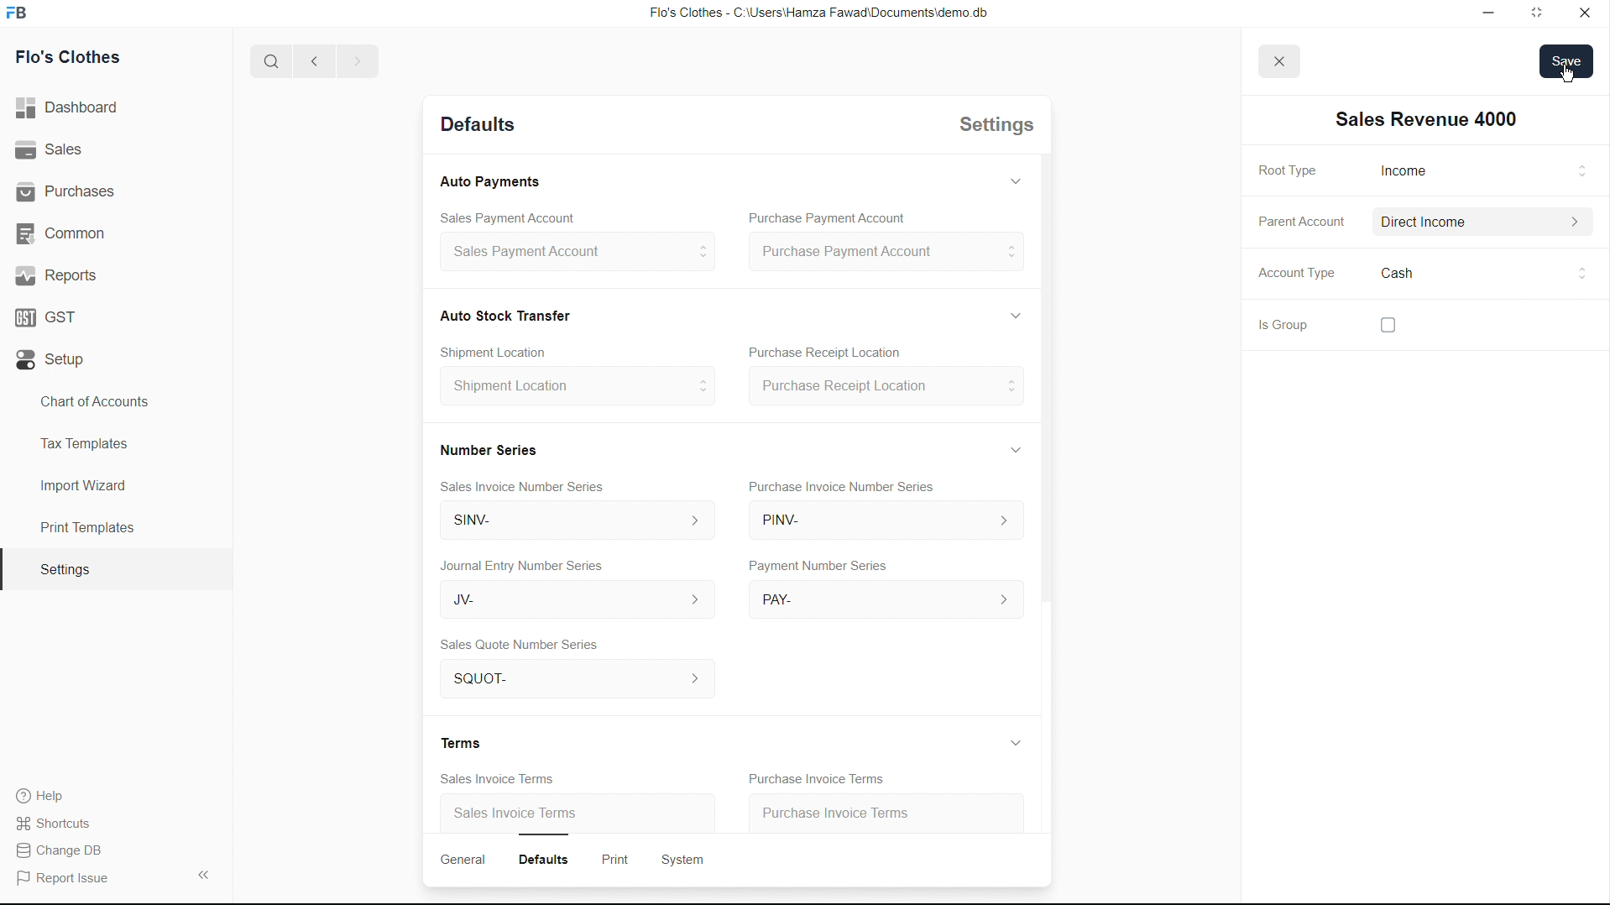 Image resolution: width=1610 pixels, height=905 pixels. What do you see at coordinates (1015, 448) in the screenshot?
I see `Hide ` at bounding box center [1015, 448].